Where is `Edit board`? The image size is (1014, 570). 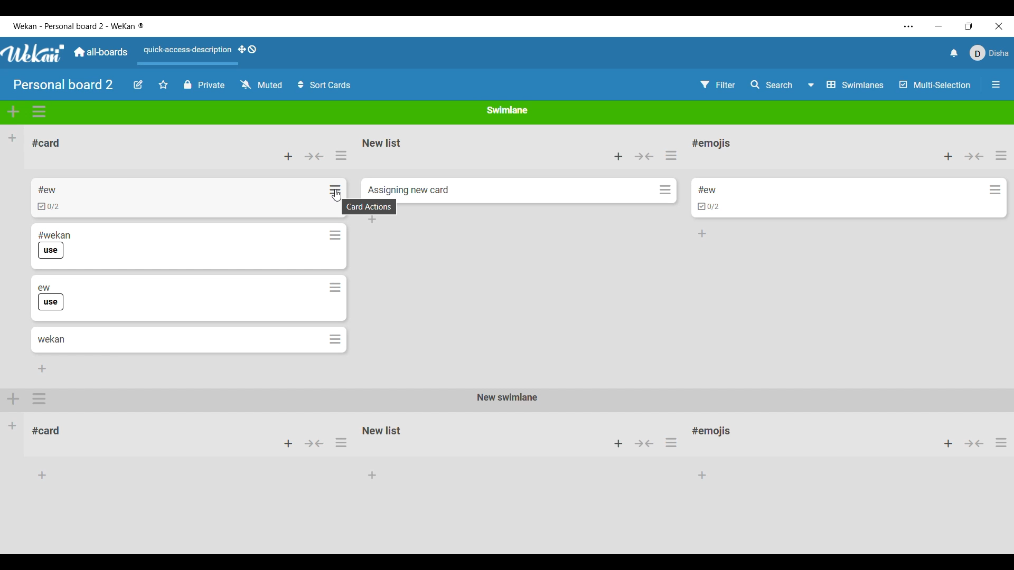 Edit board is located at coordinates (138, 84).